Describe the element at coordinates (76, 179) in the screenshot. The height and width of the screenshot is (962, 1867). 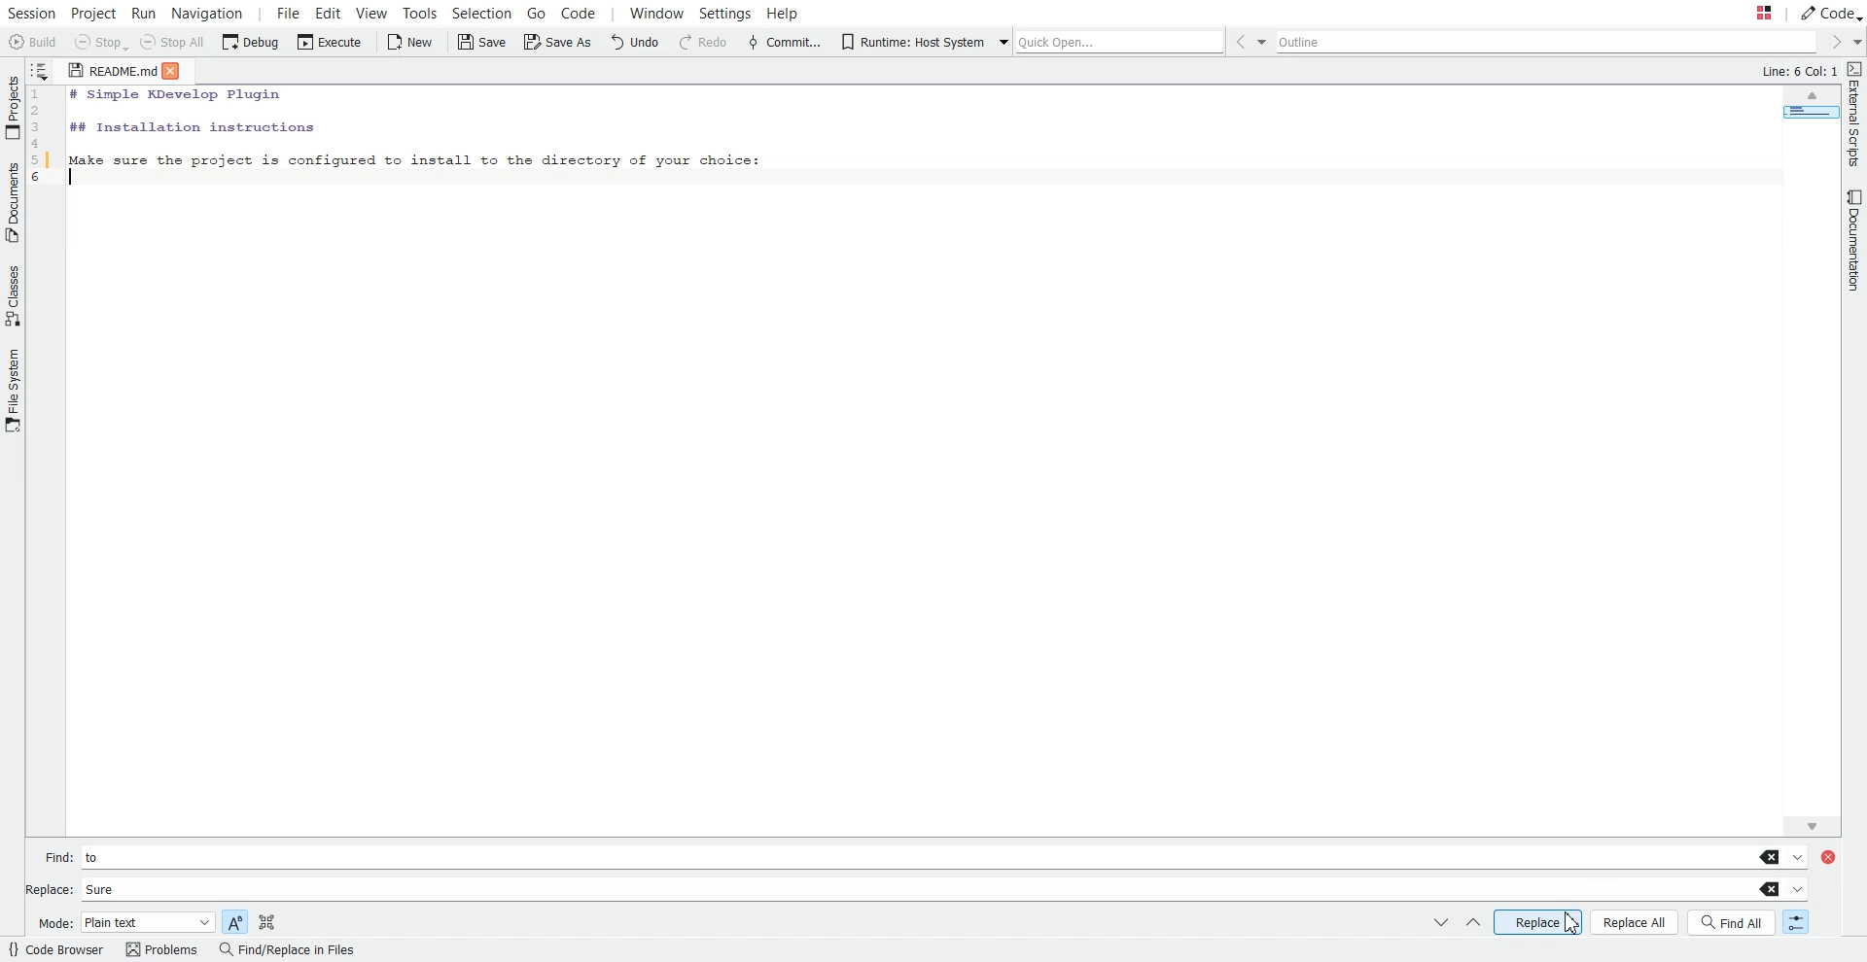
I see `Text Cursor` at that location.